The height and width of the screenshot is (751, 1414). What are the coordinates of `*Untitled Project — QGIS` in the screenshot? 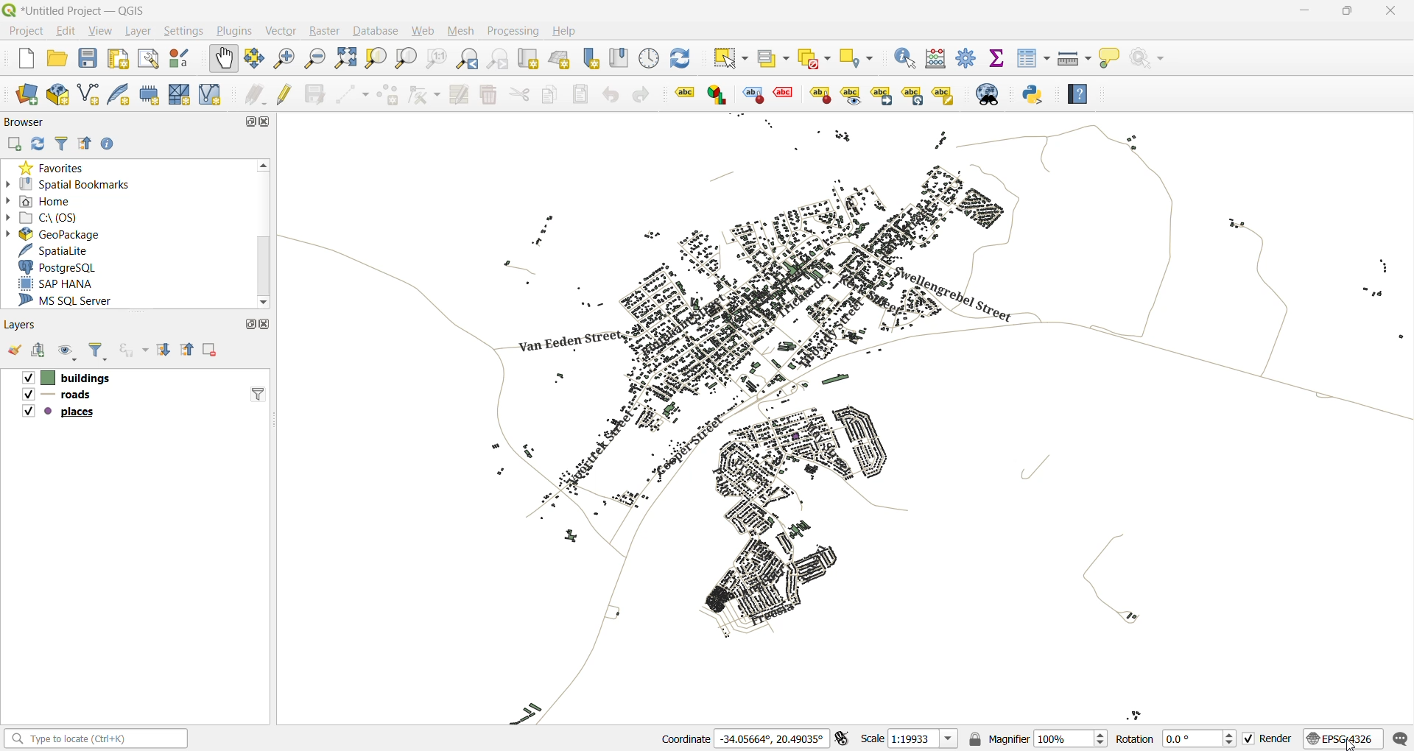 It's located at (88, 10).